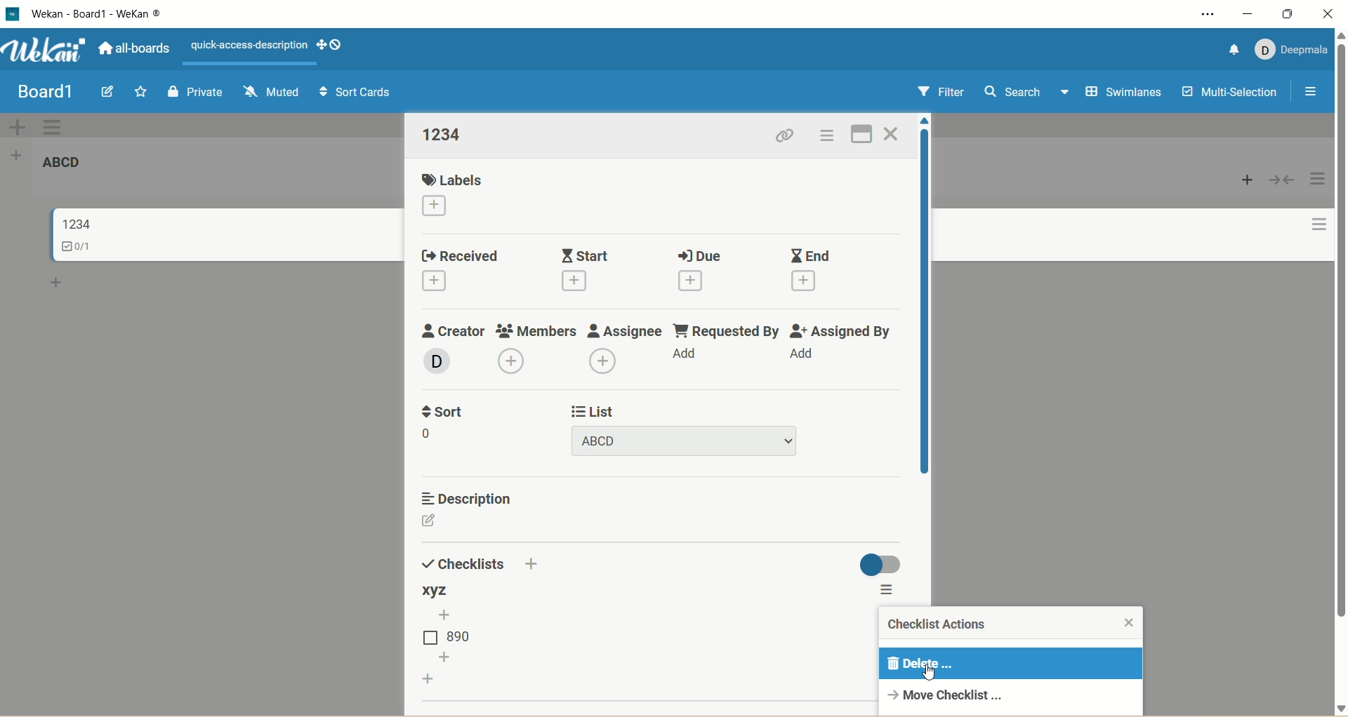 The height and width of the screenshot is (717, 1348). What do you see at coordinates (1340, 334) in the screenshot?
I see `vertical scroll bar` at bounding box center [1340, 334].